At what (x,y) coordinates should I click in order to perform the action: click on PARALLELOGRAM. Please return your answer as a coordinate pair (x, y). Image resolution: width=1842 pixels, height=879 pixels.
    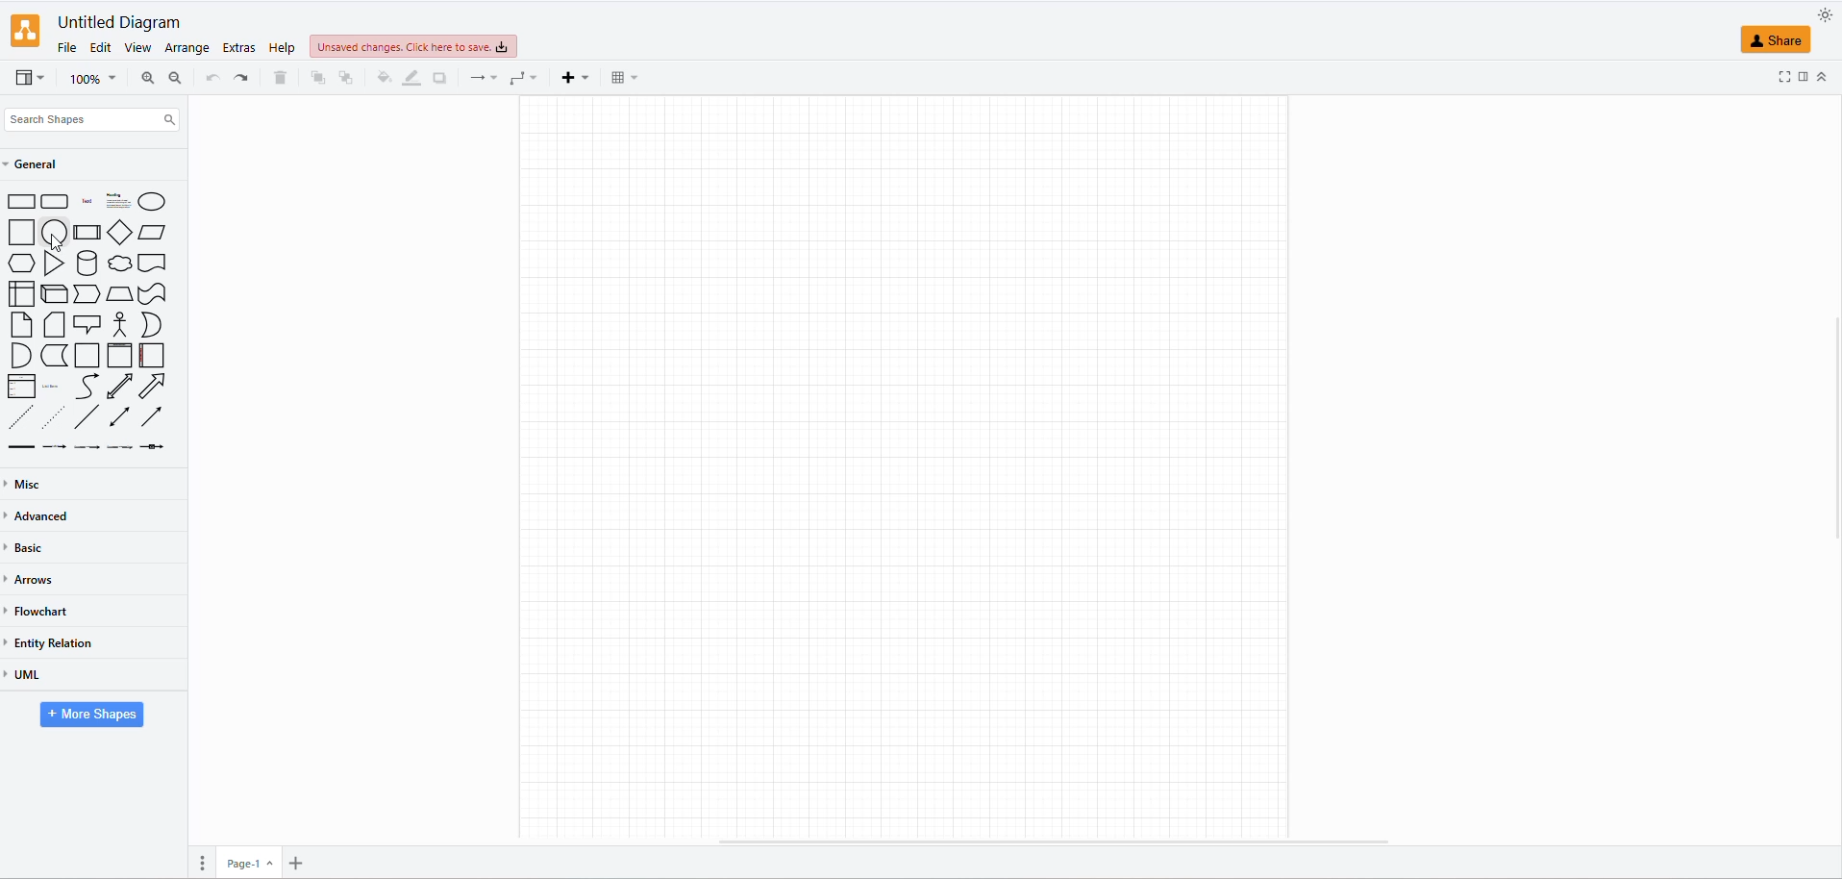
    Looking at the image, I should click on (152, 232).